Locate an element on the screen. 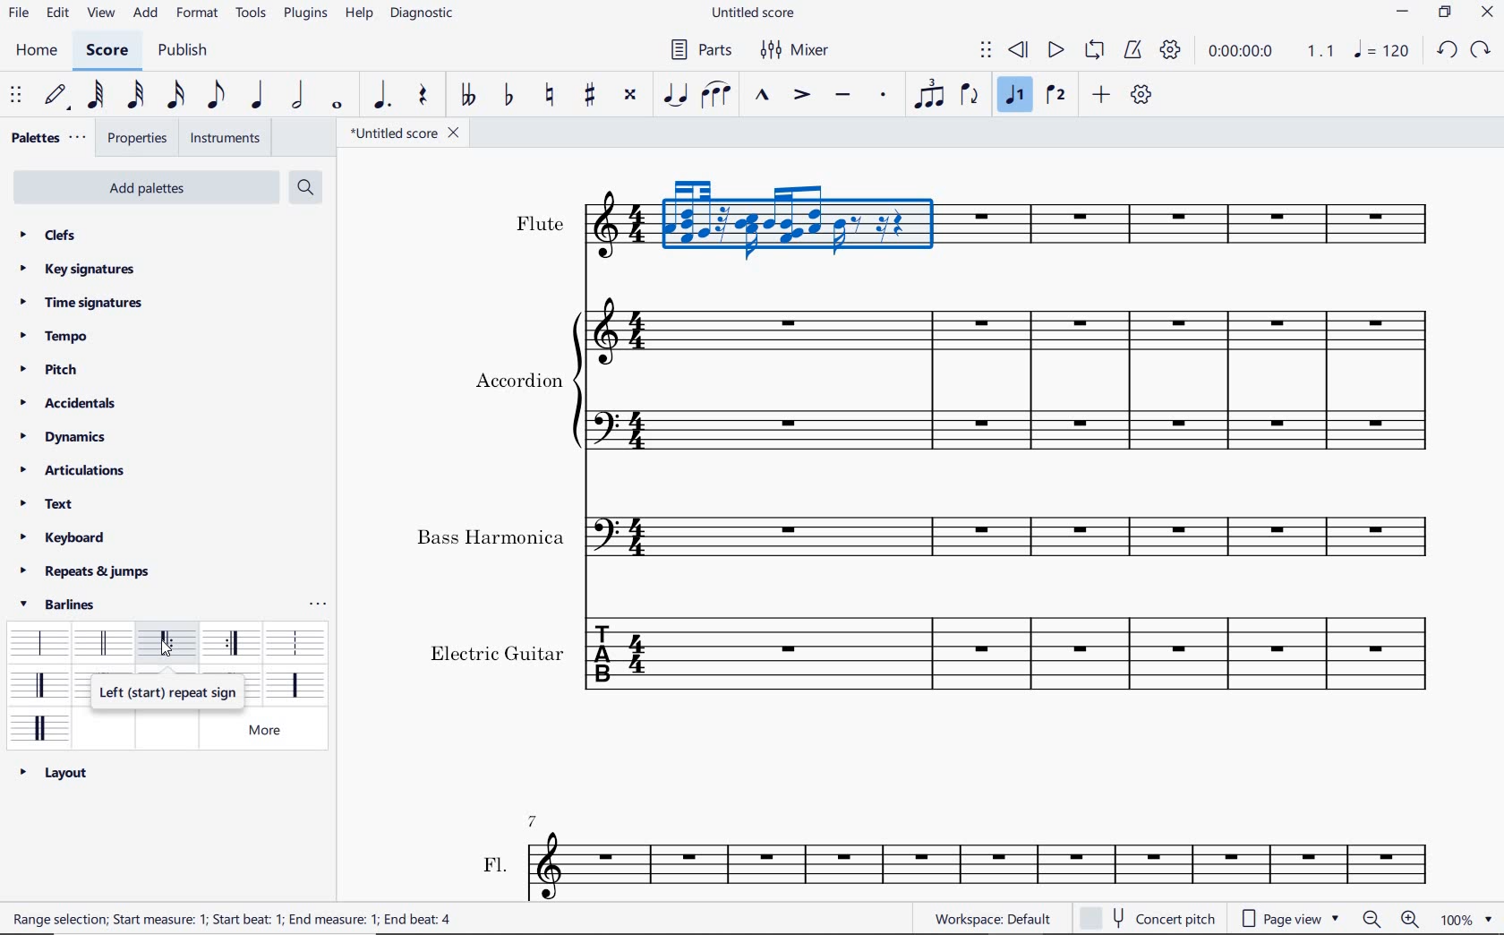 The image size is (1504, 935). accent is located at coordinates (802, 96).